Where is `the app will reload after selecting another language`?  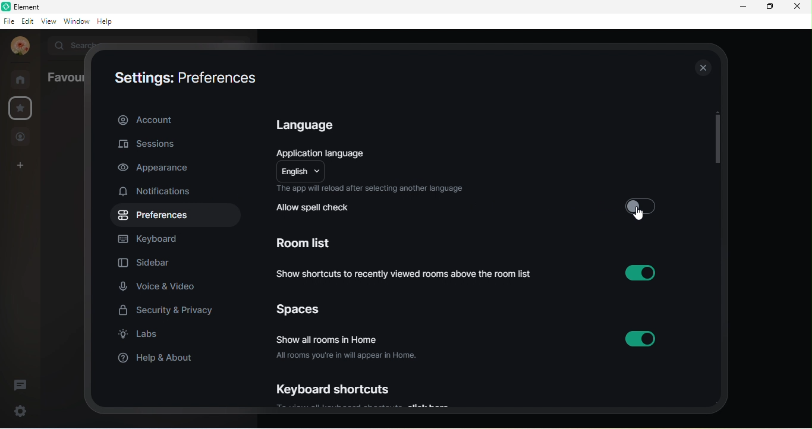
the app will reload after selecting another language is located at coordinates (375, 190).